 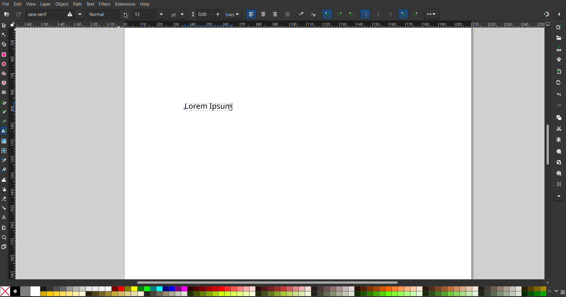 What do you see at coordinates (558, 105) in the screenshot?
I see `Redo` at bounding box center [558, 105].